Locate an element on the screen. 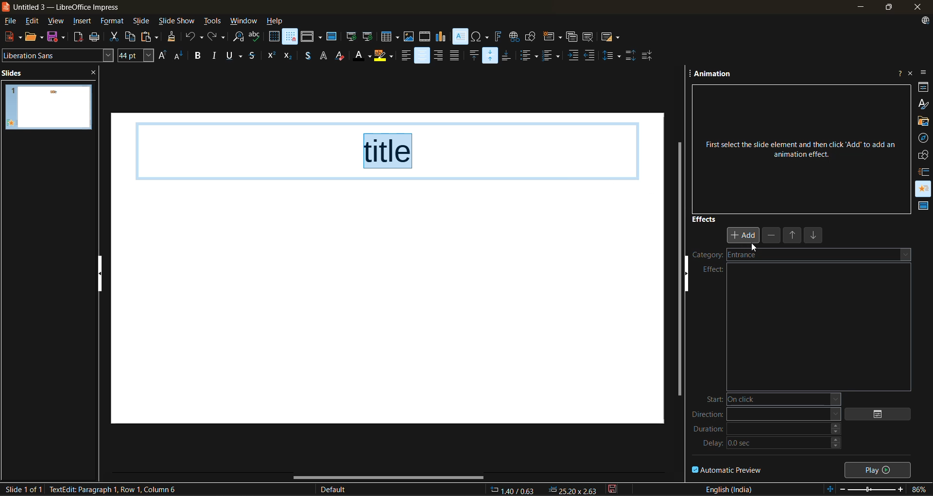  align left is located at coordinates (404, 57).